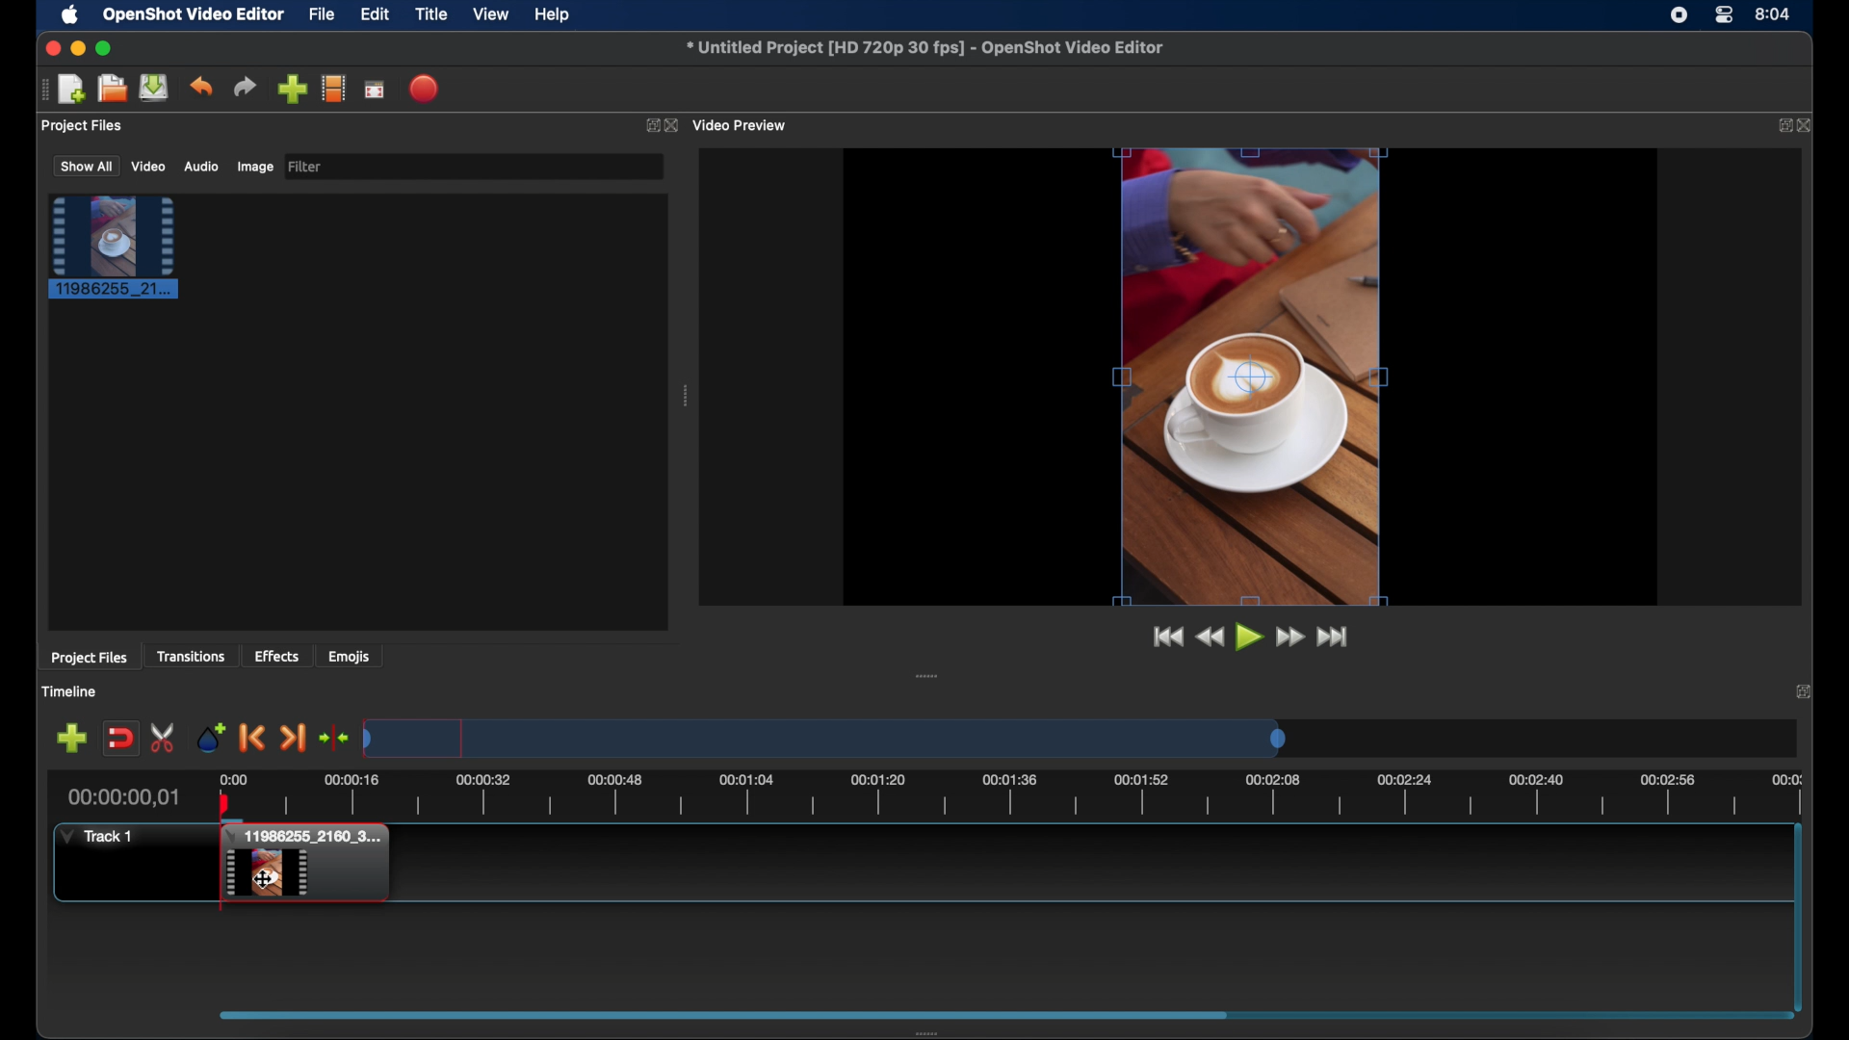 This screenshot has height=1040, width=1849. I want to click on play , so click(1247, 637).